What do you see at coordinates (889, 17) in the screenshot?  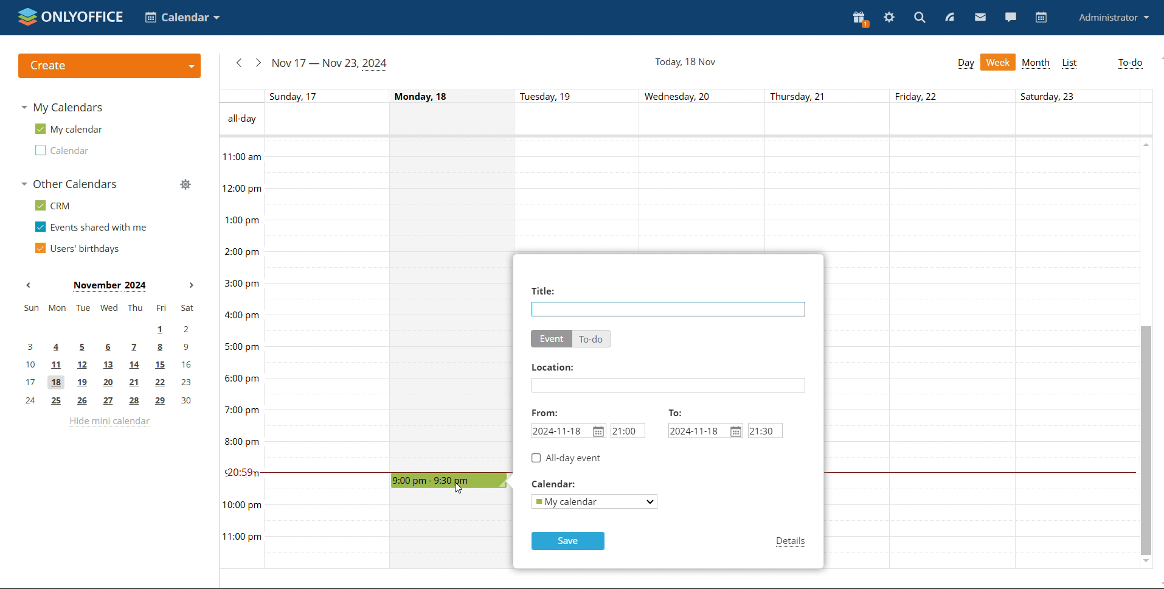 I see `settings` at bounding box center [889, 17].